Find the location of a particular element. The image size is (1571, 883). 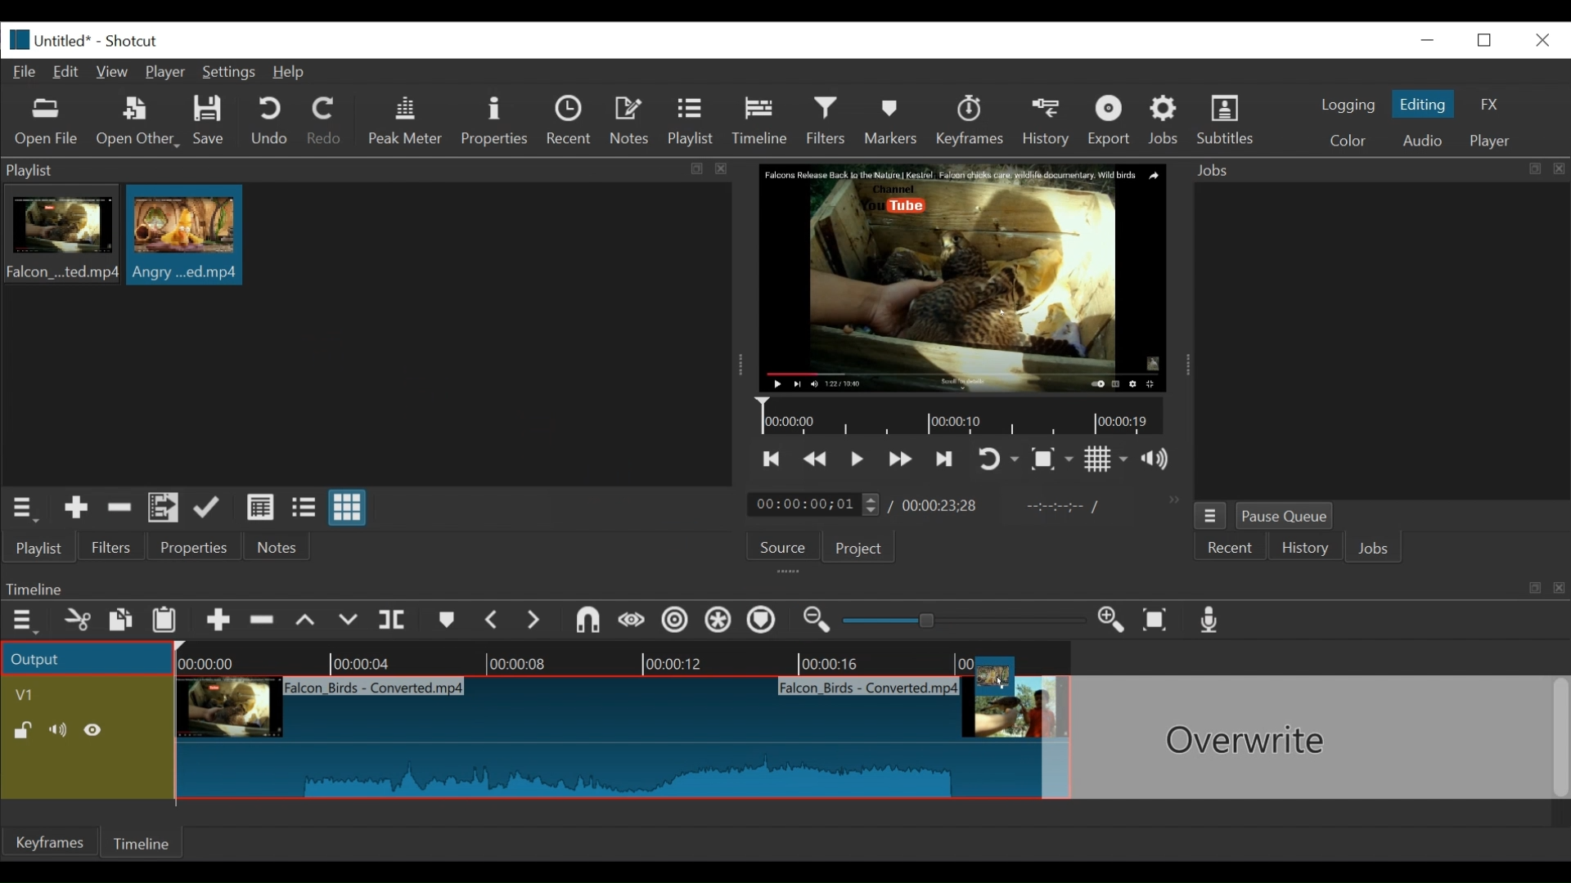

Add the source to the playlist is located at coordinates (74, 510).